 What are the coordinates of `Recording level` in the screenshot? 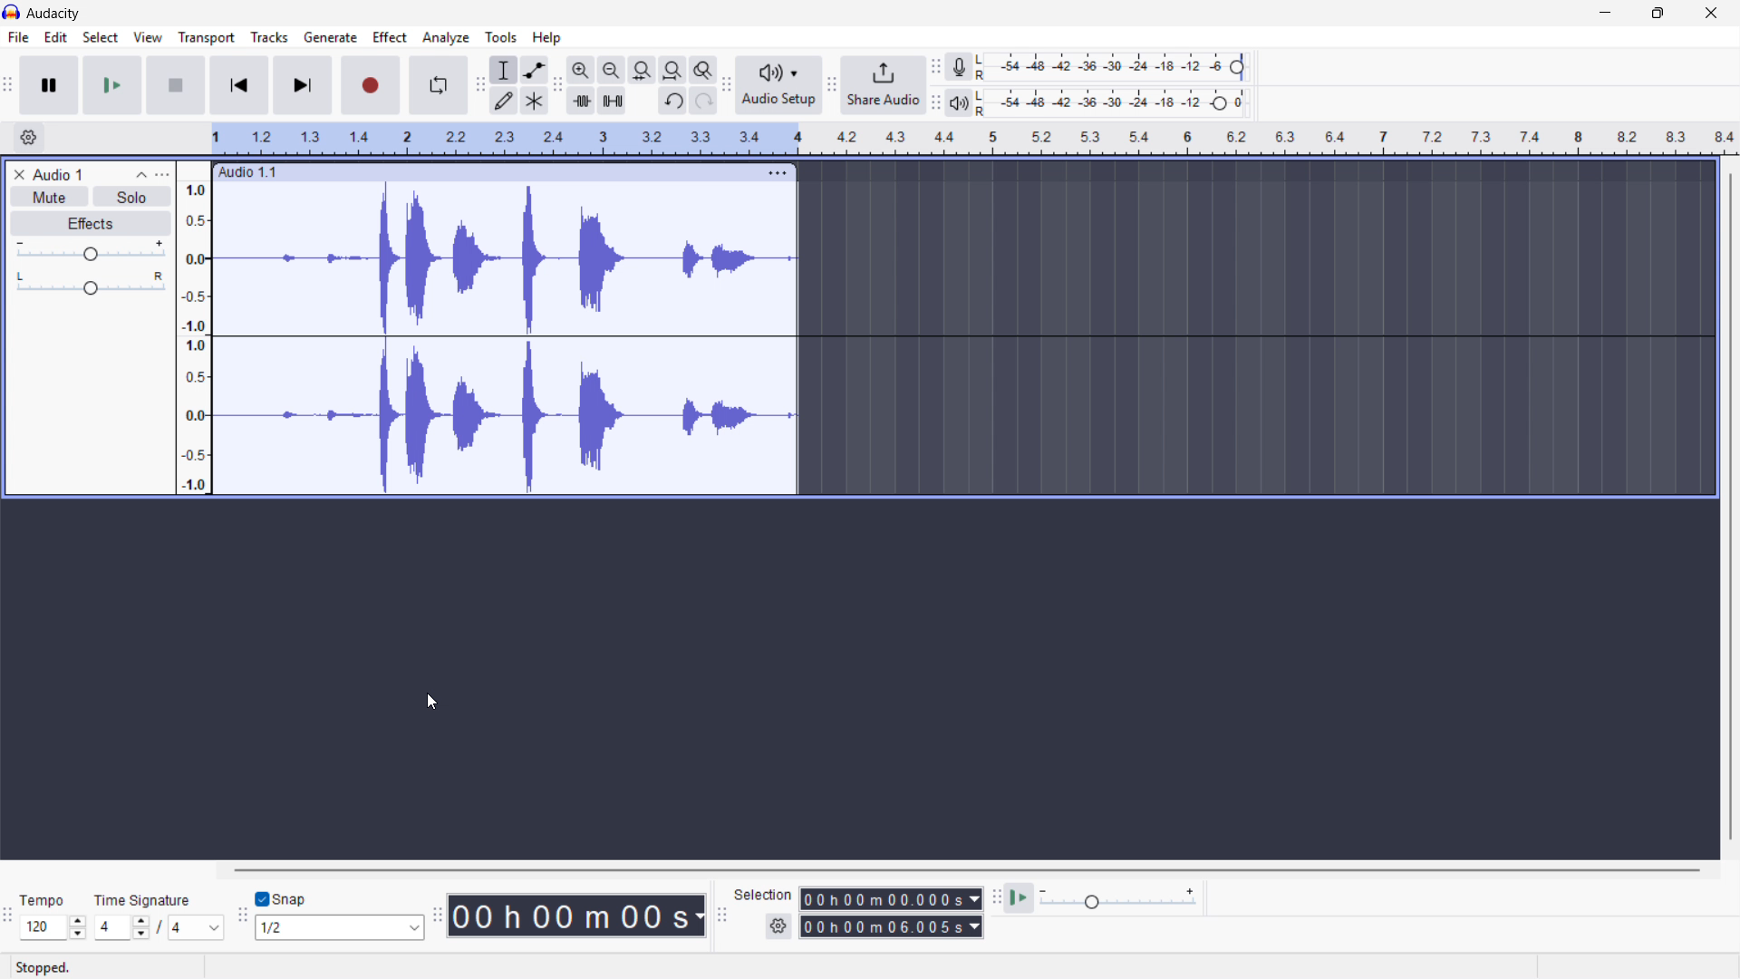 It's located at (1116, 67).